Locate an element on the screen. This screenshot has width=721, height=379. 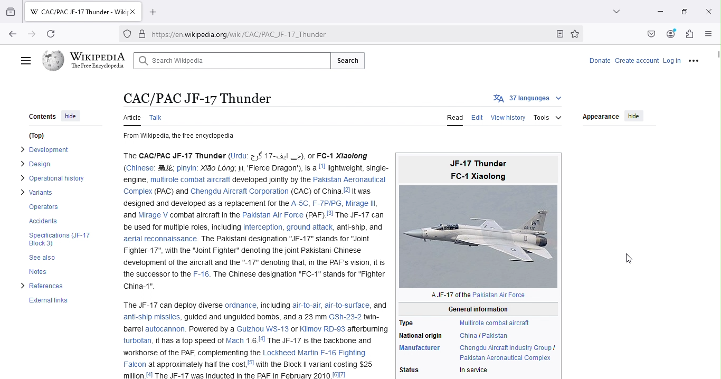
wikipedia menu is located at coordinates (25, 58).